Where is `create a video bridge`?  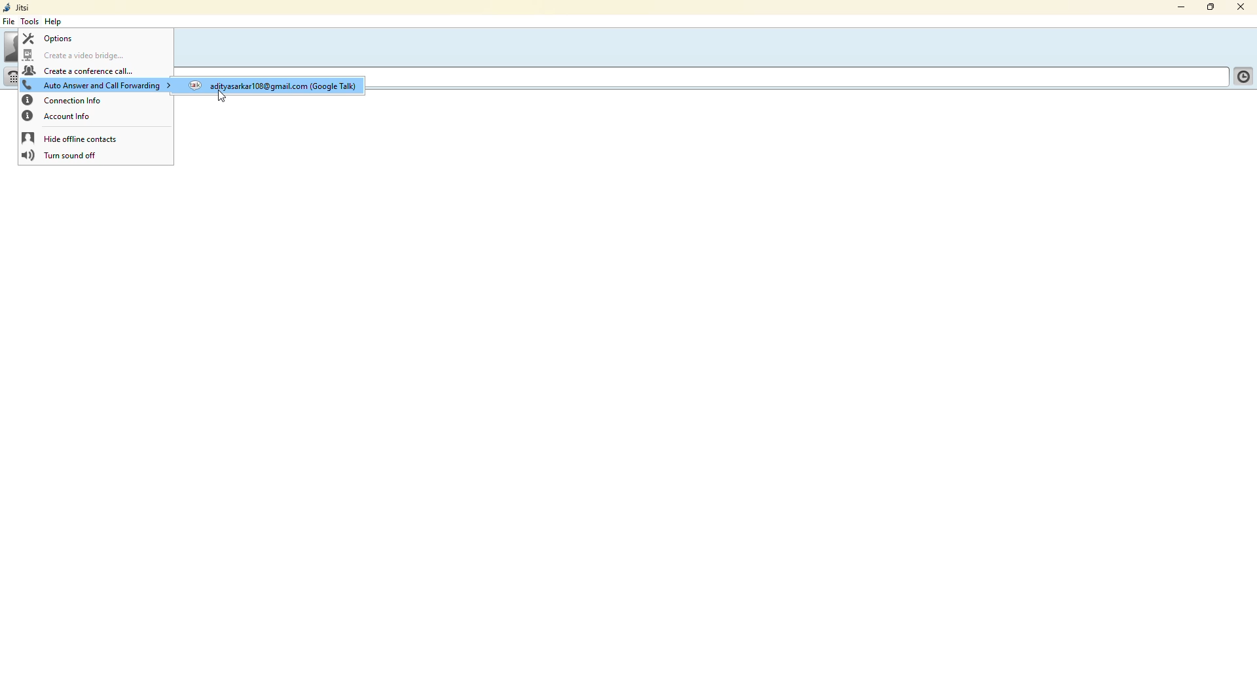
create a video bridge is located at coordinates (79, 56).